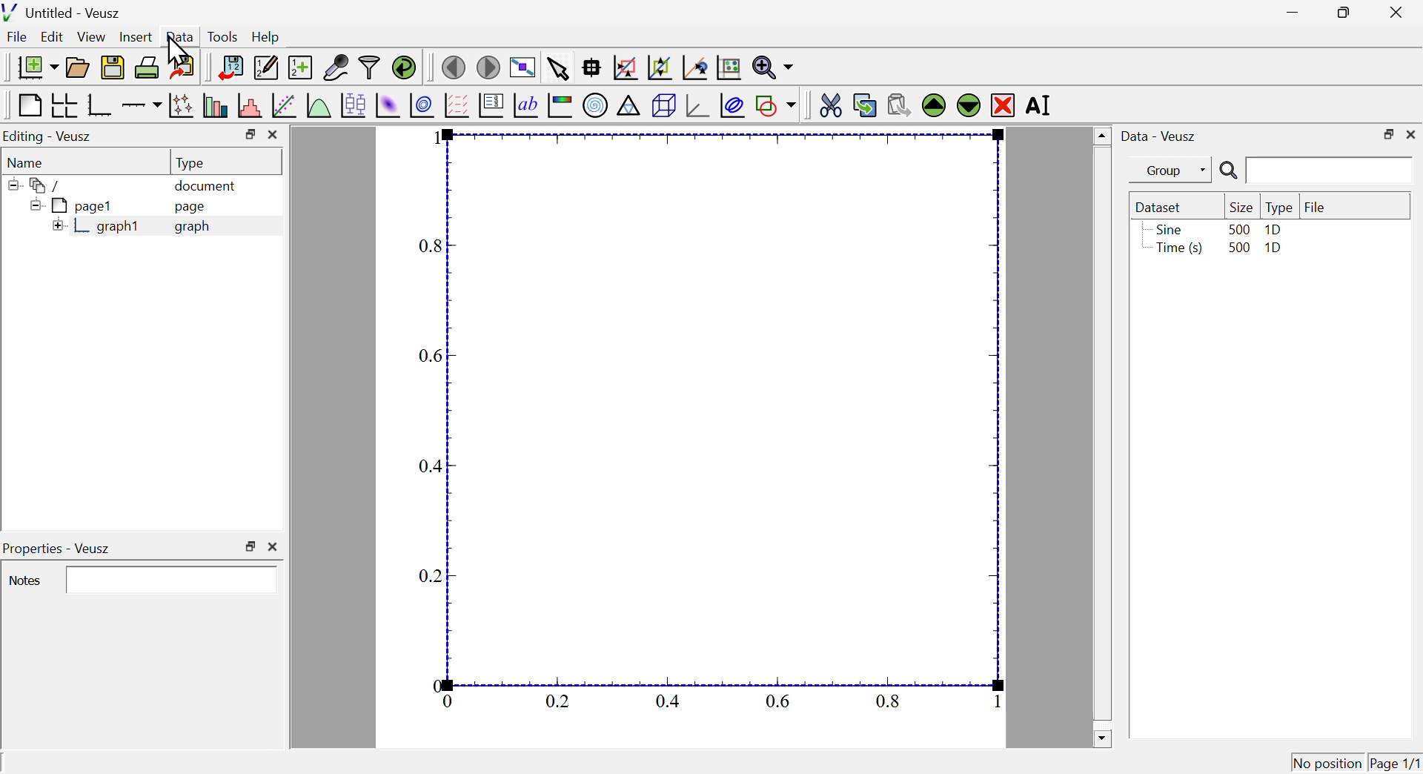  I want to click on recenter graph axes, so click(696, 67).